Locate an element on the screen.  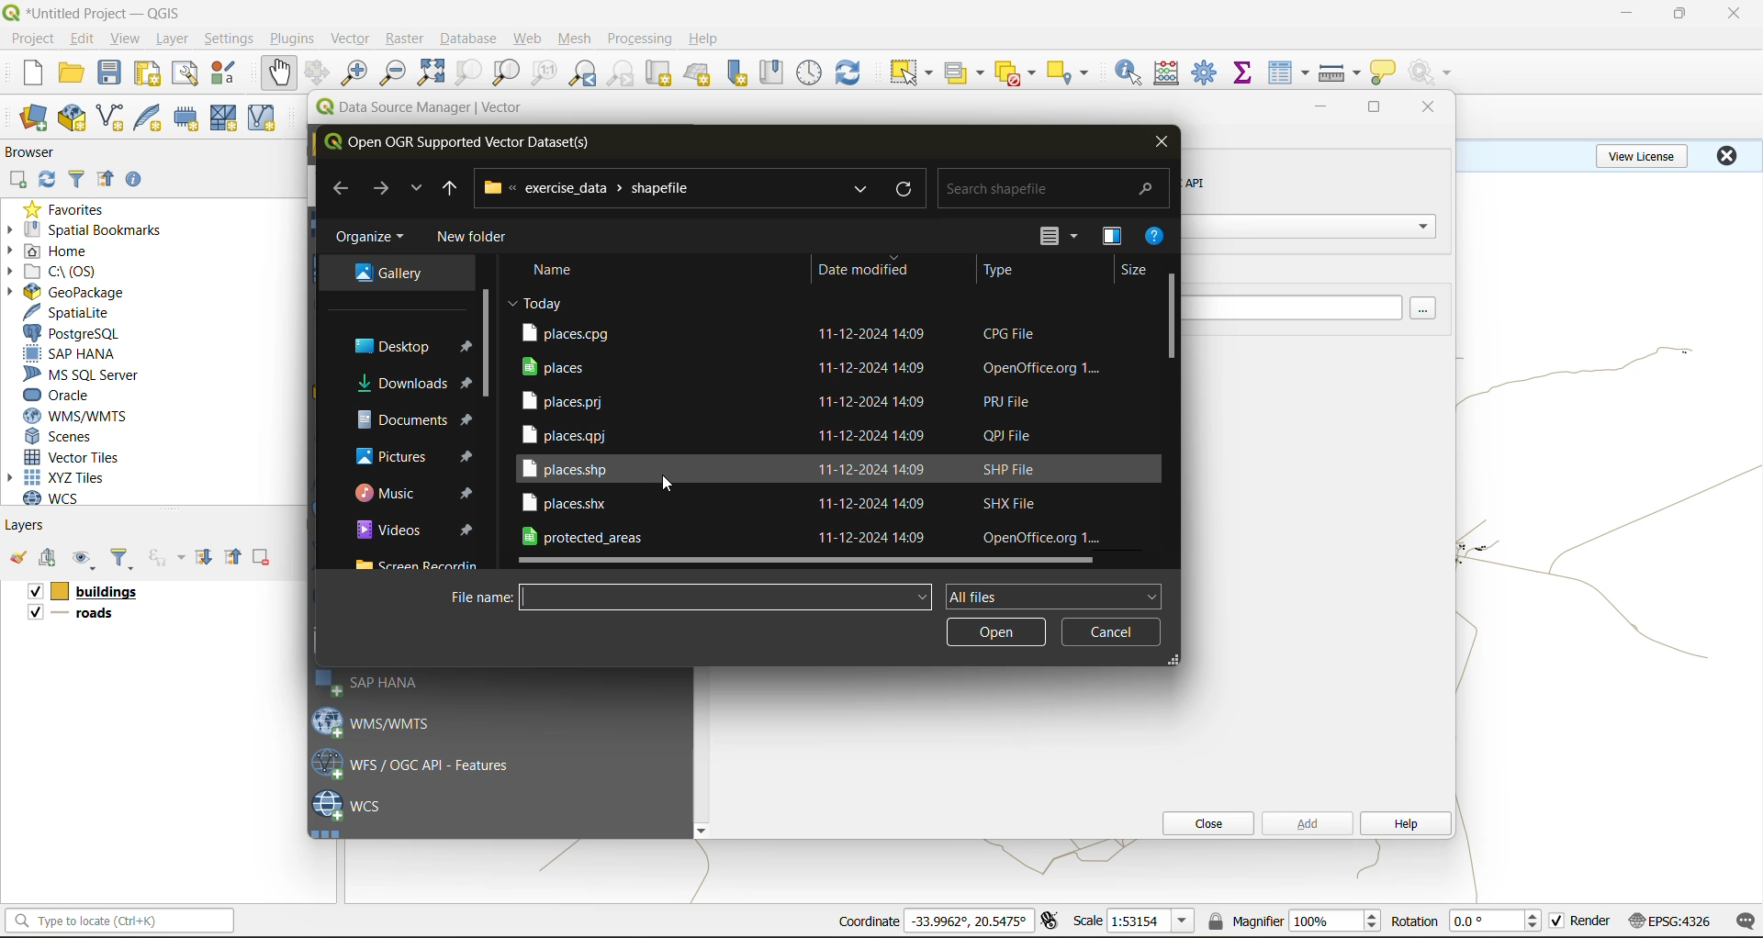
zoom layer is located at coordinates (507, 75).